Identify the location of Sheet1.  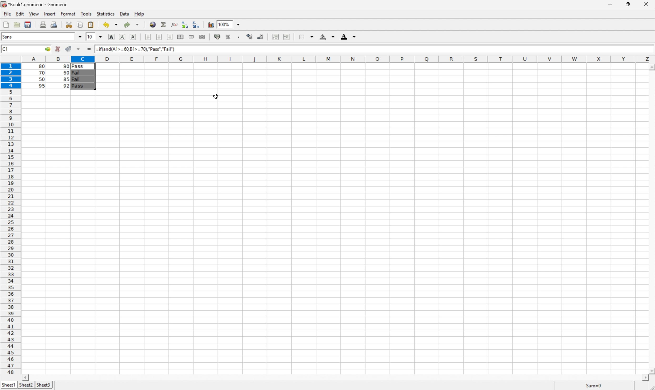
(9, 384).